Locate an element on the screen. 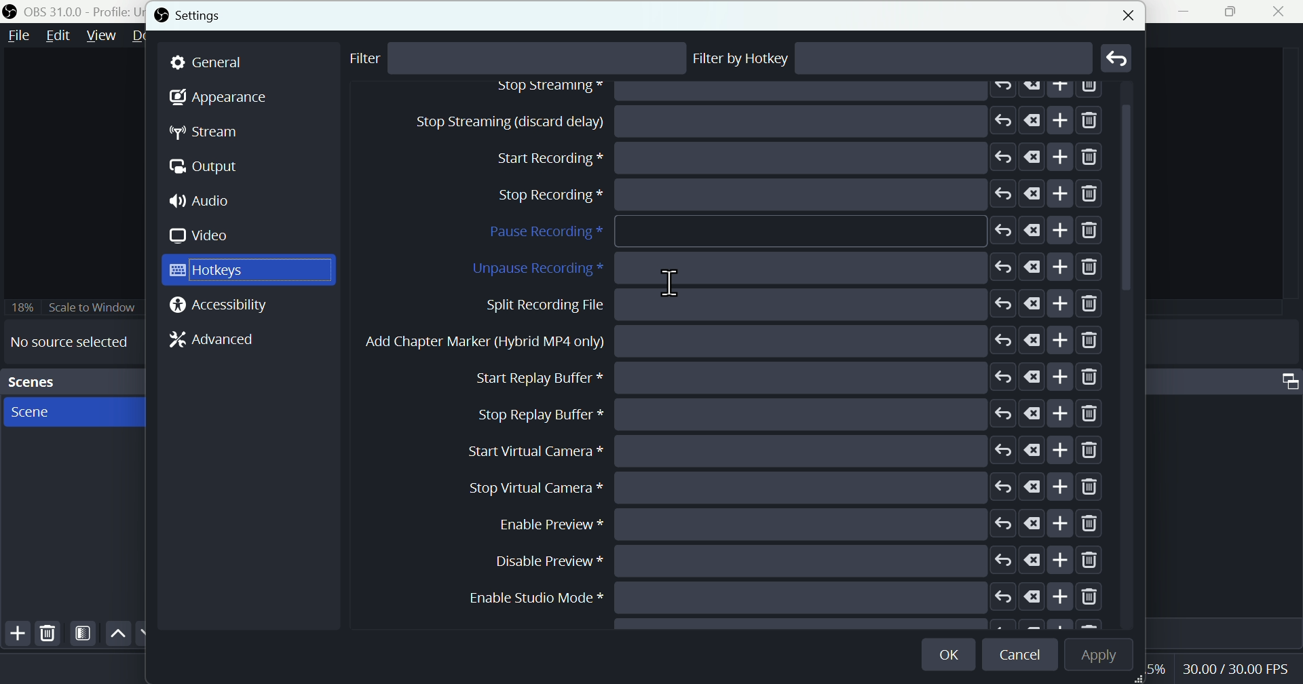 The width and height of the screenshot is (1303, 684). Docks is located at coordinates (149, 37).